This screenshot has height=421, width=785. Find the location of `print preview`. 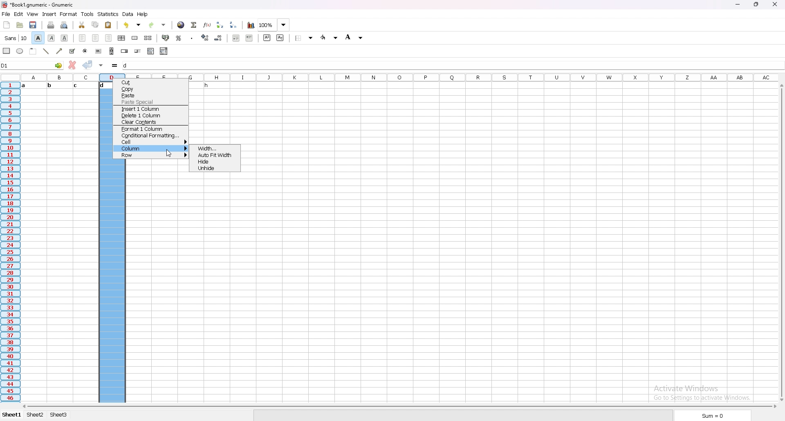

print preview is located at coordinates (65, 25).